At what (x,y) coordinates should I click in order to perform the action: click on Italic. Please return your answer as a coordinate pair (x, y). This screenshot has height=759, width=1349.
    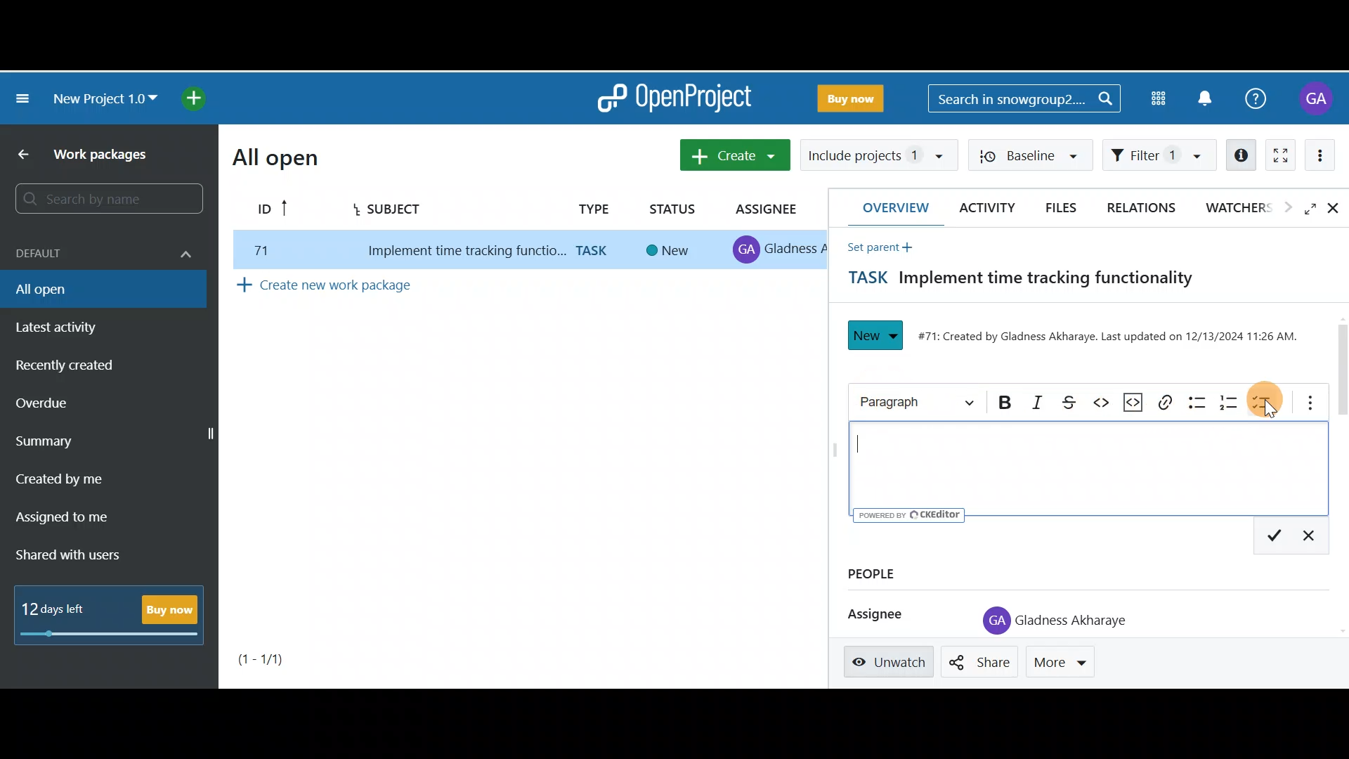
    Looking at the image, I should click on (1036, 401).